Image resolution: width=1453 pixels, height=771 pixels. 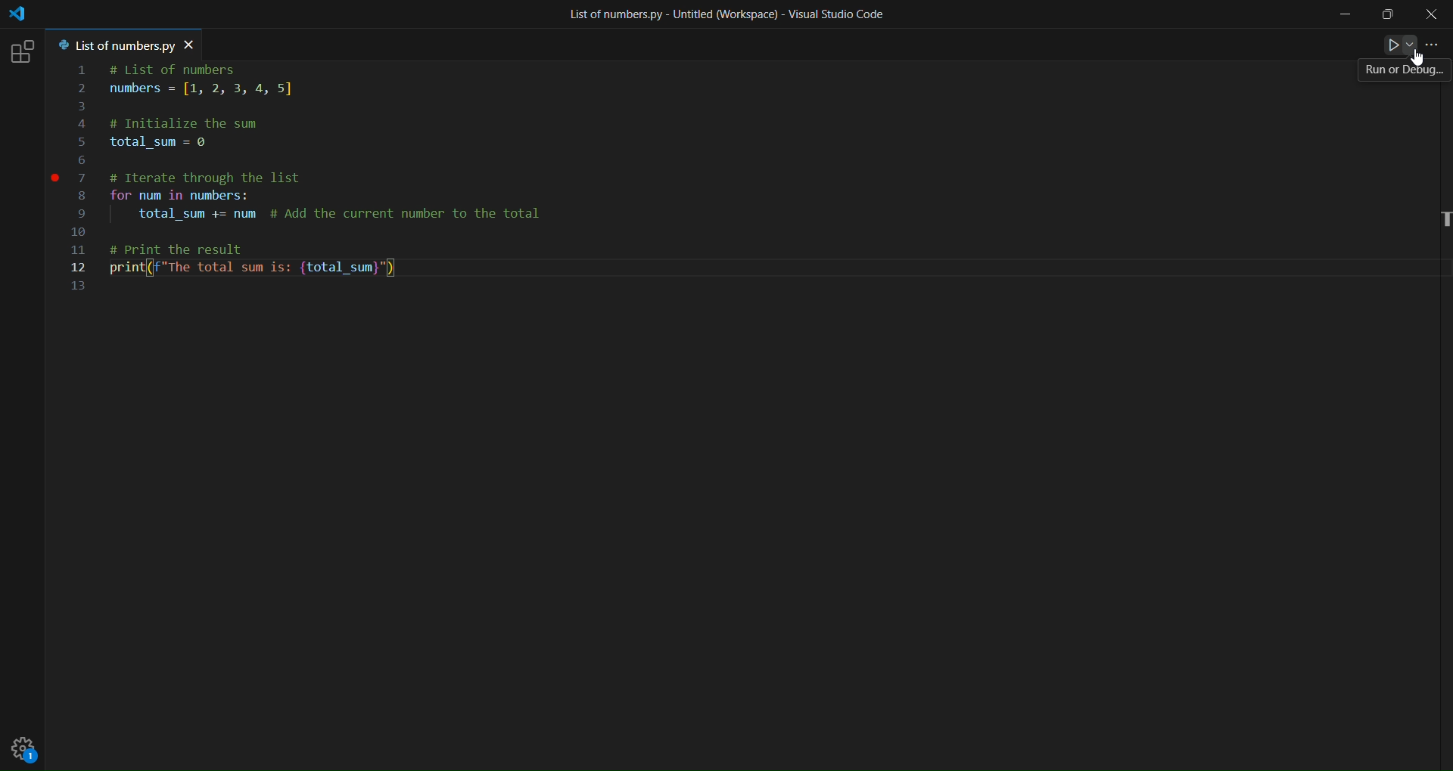 What do you see at coordinates (48, 176) in the screenshot?
I see `inserted breakpoint` at bounding box center [48, 176].